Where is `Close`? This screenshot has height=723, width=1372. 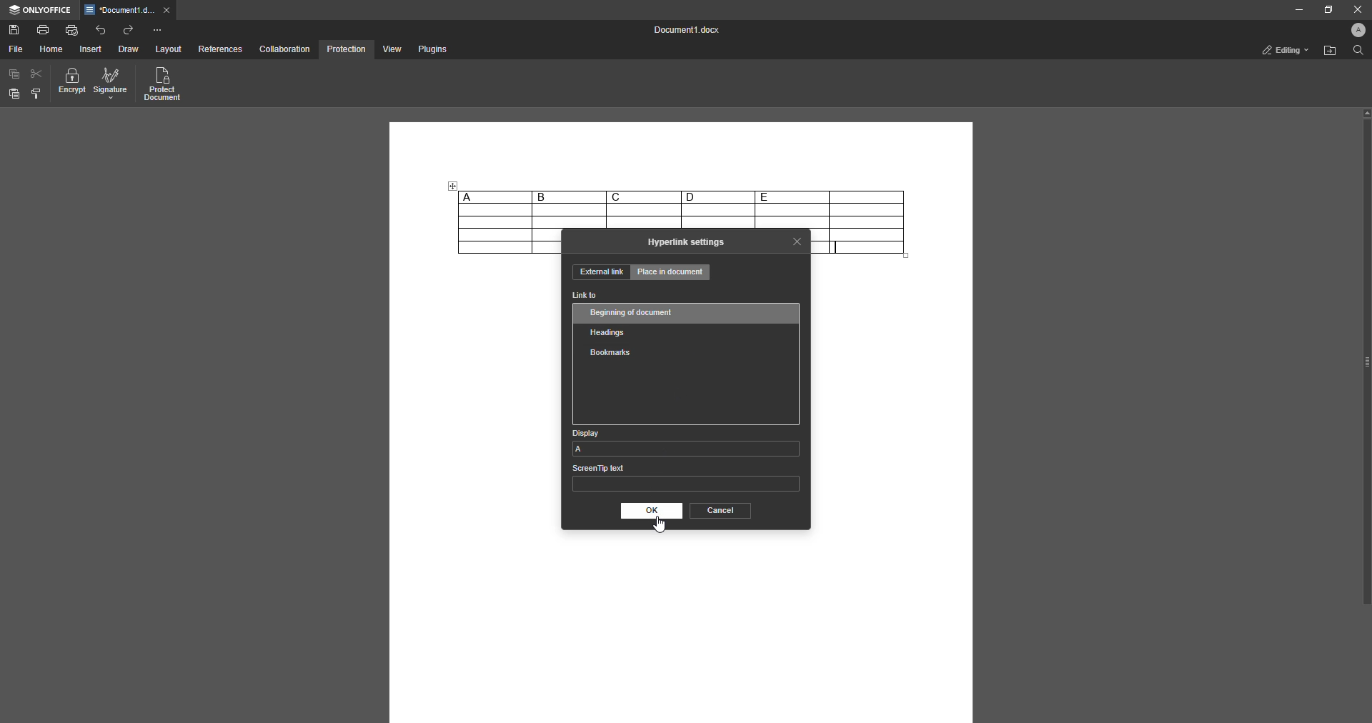 Close is located at coordinates (797, 241).